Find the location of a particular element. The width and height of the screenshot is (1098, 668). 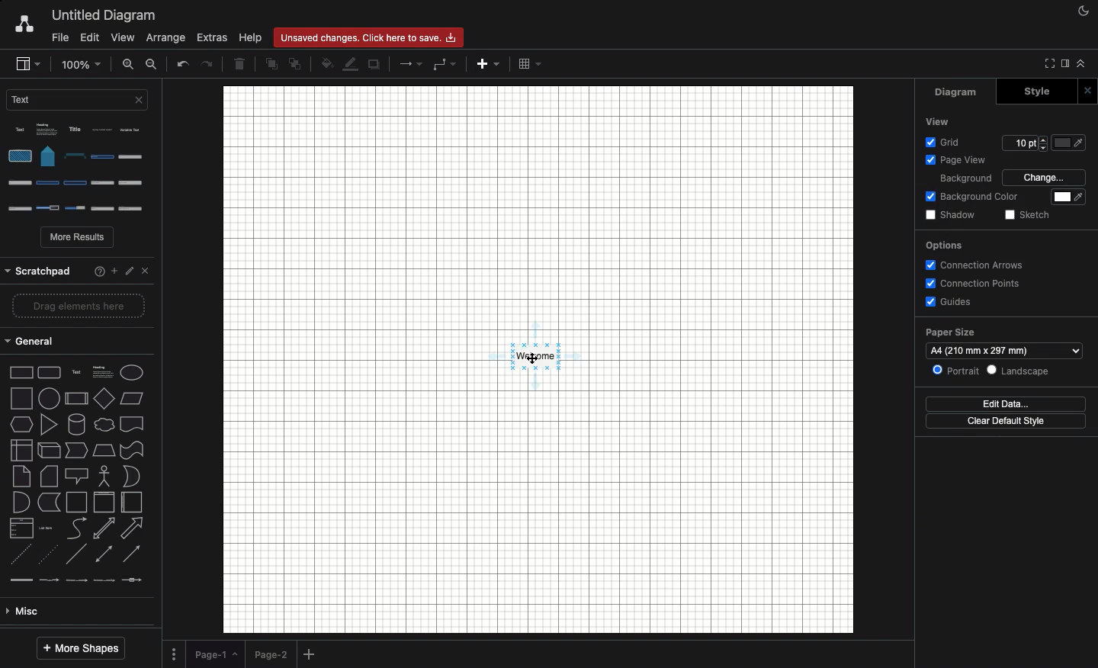

Sidebar is located at coordinates (1063, 64).